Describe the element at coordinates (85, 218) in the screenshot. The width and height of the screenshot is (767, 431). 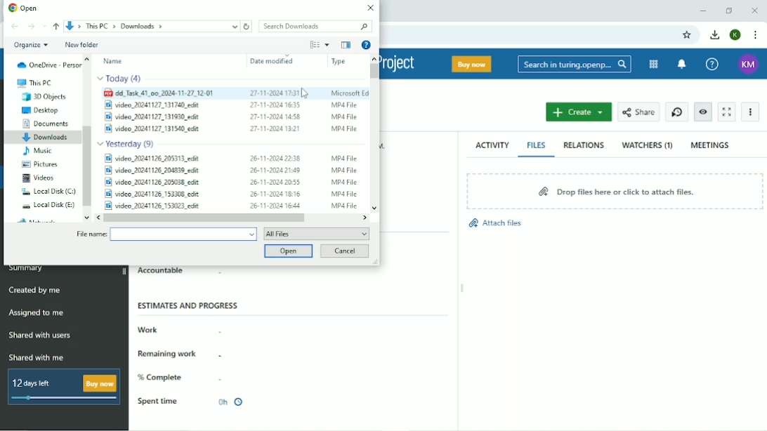
I see `scroll down` at that location.